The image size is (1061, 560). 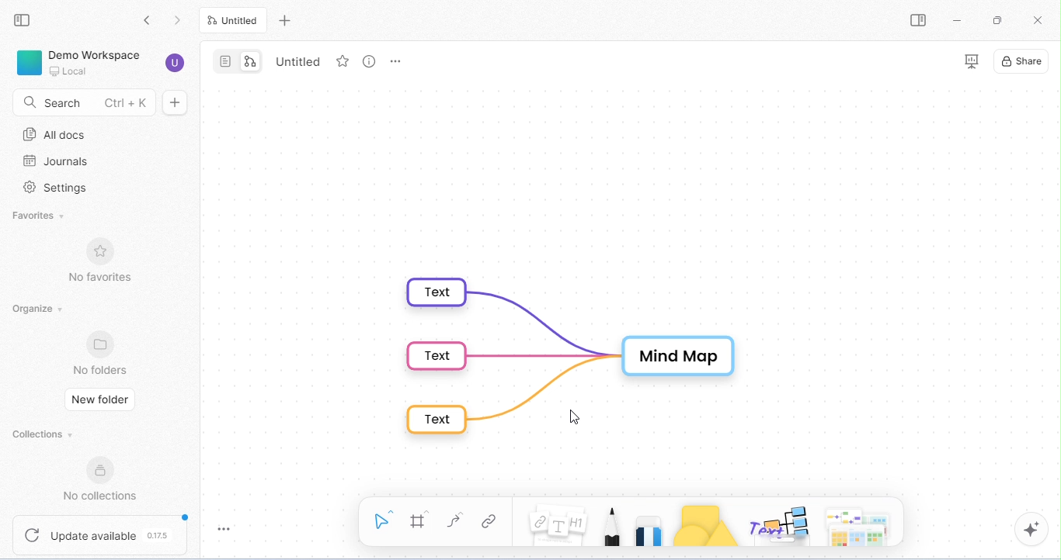 What do you see at coordinates (395, 62) in the screenshot?
I see `tab options` at bounding box center [395, 62].